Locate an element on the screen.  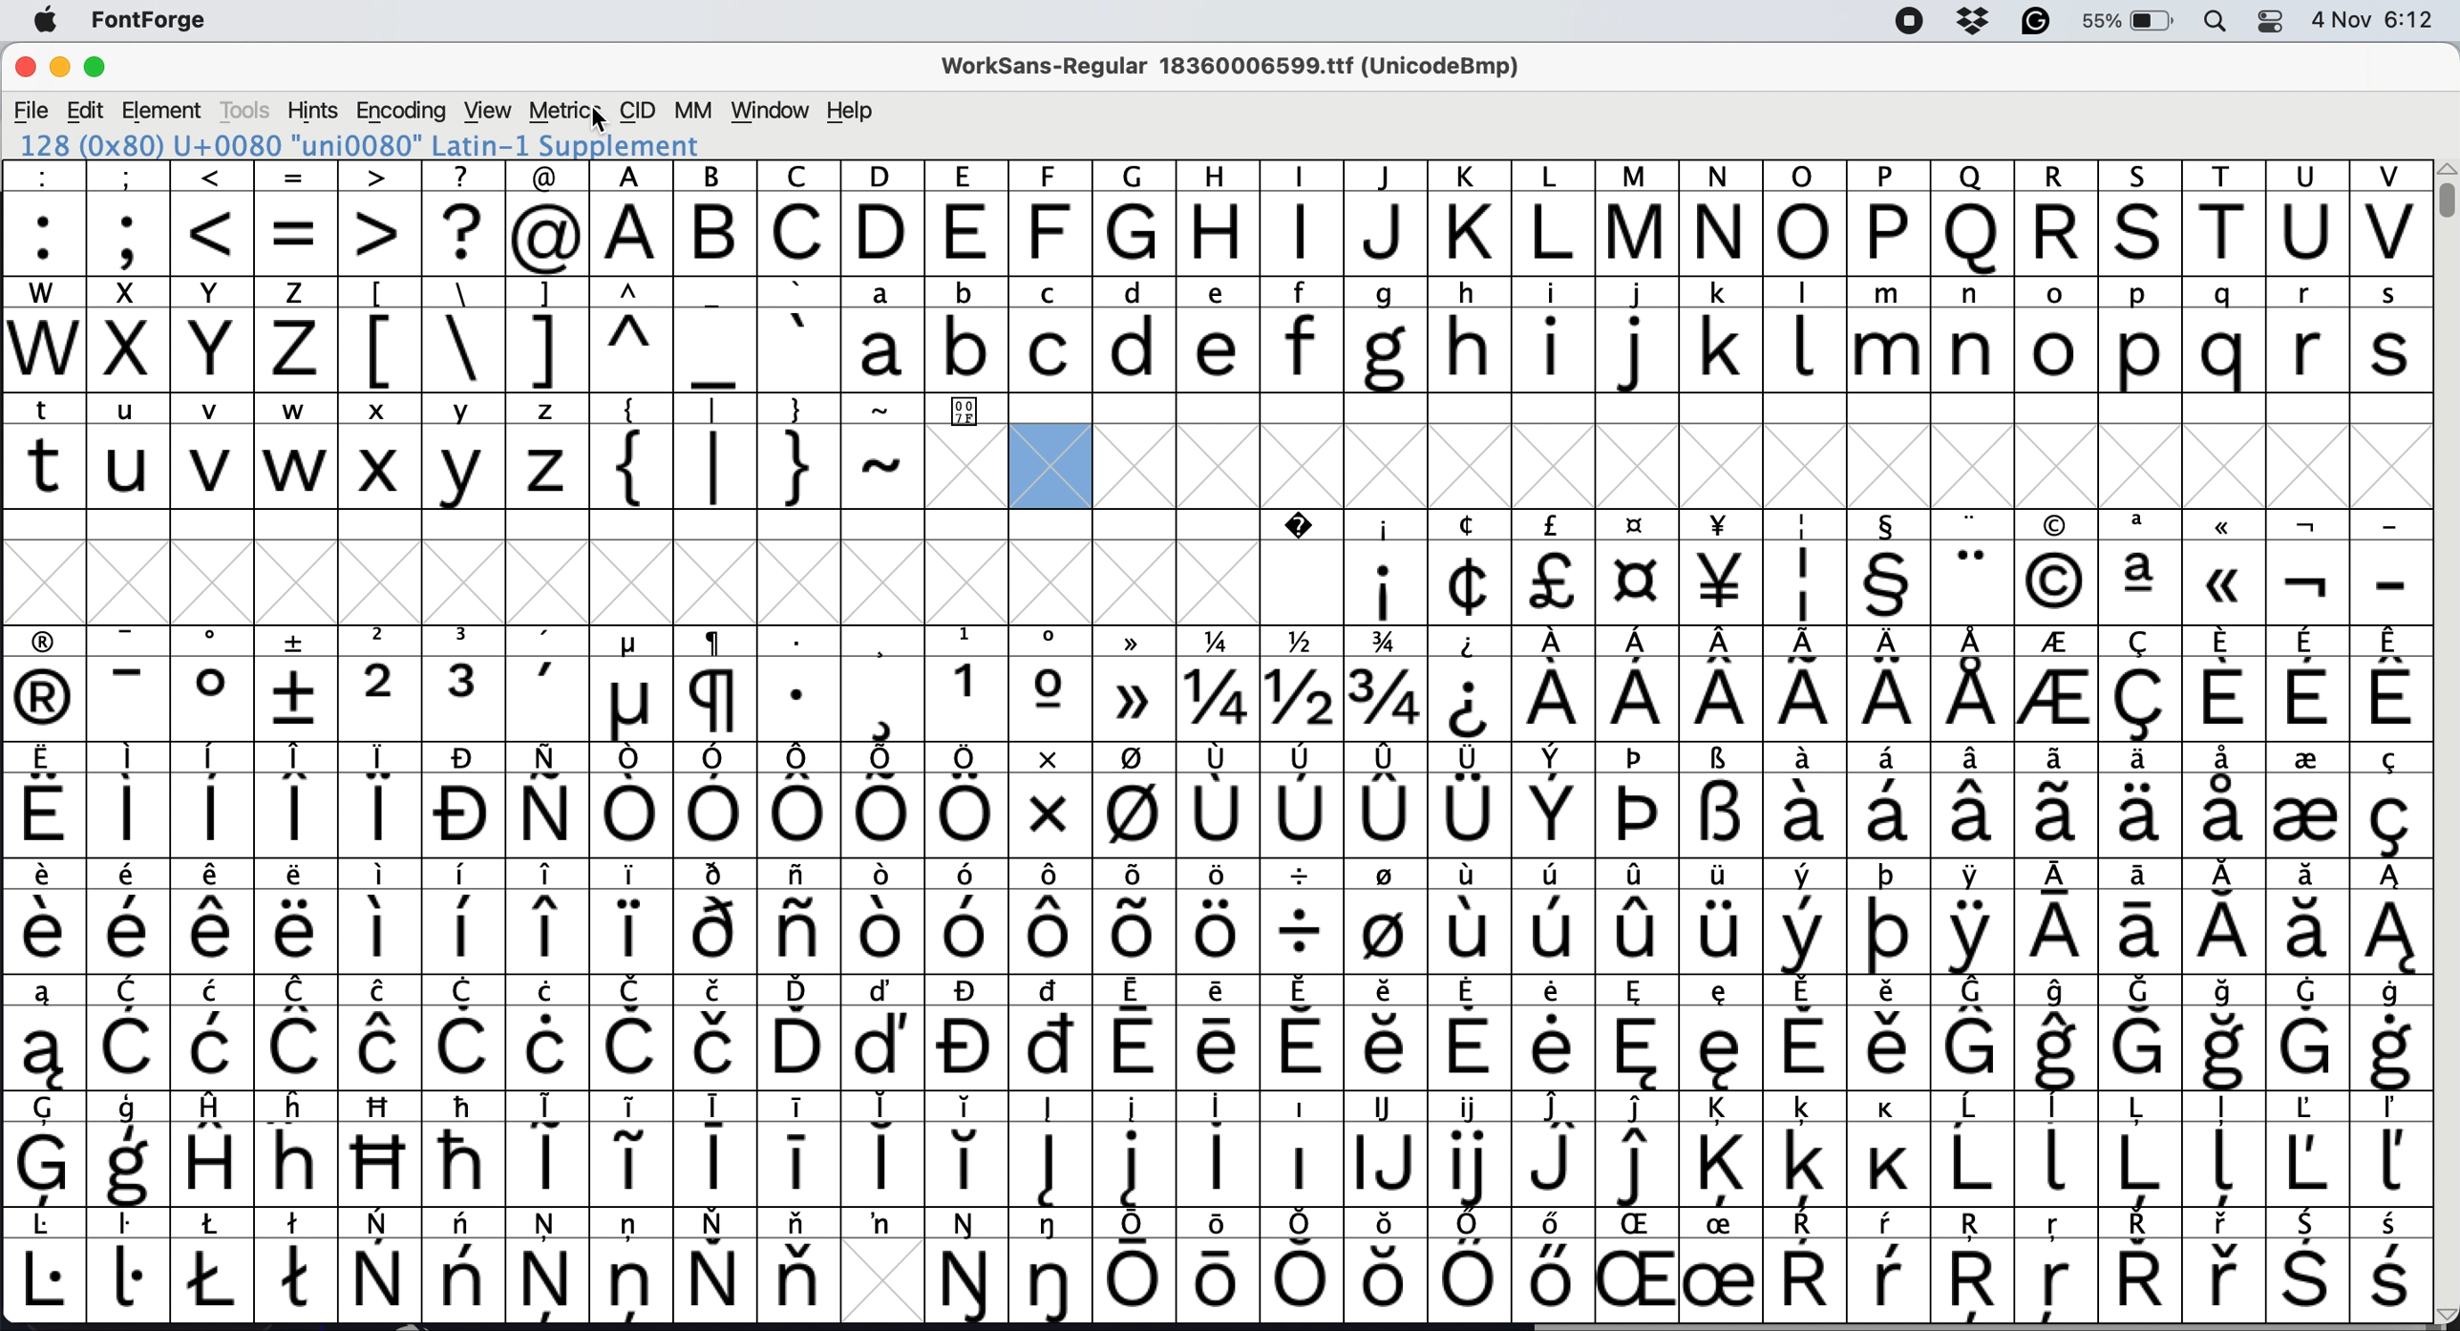
Hints is located at coordinates (309, 112).